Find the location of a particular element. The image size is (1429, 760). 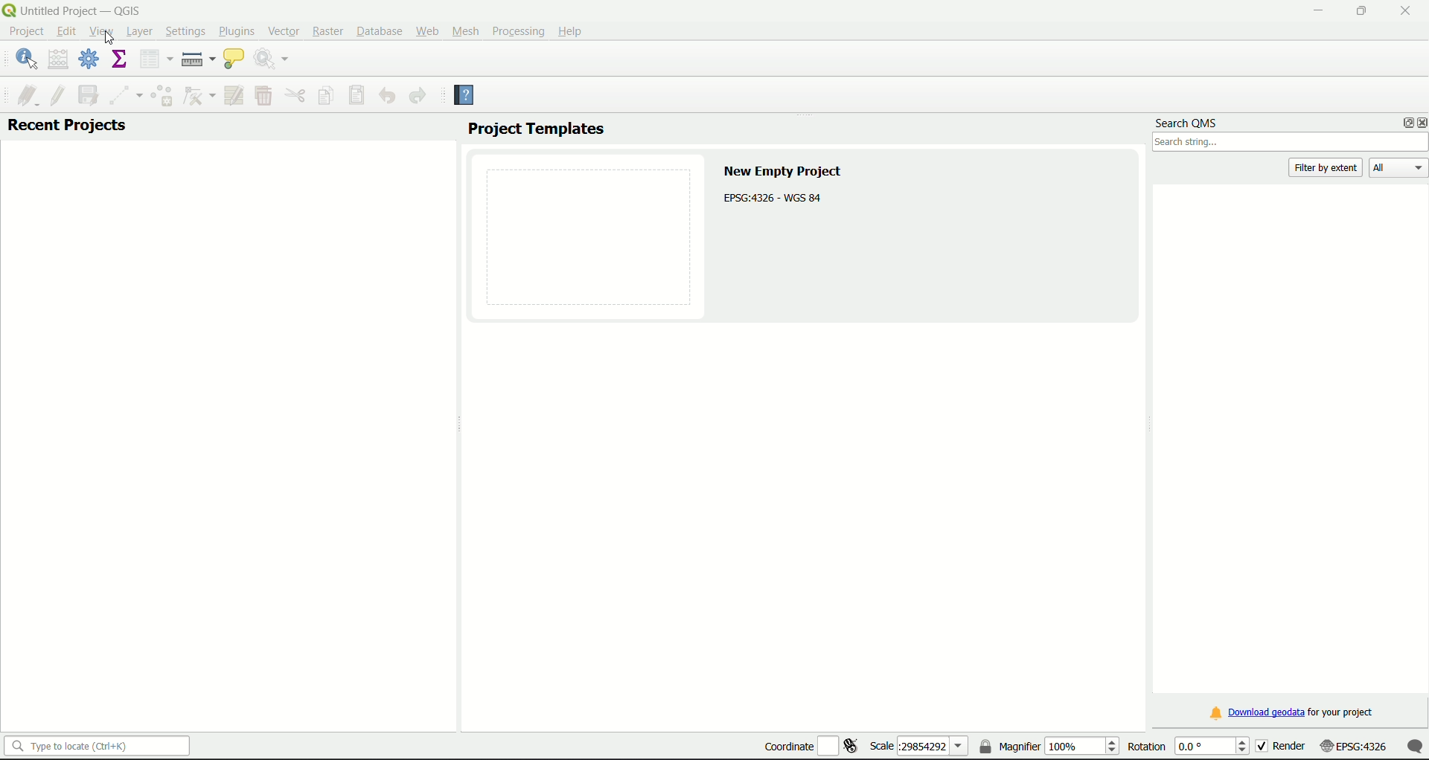

 is located at coordinates (265, 96).